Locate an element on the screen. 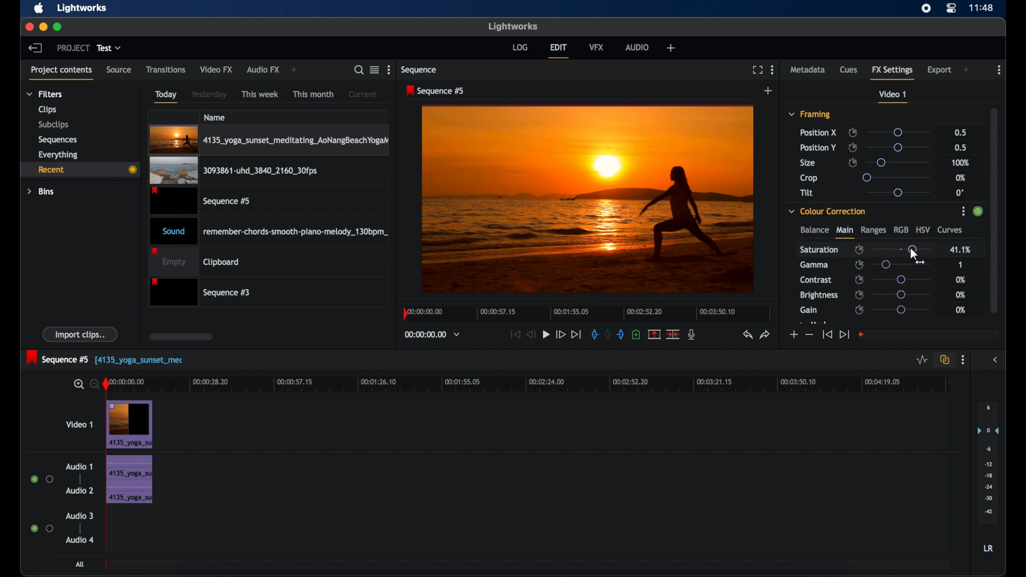 Image resolution: width=1026 pixels, height=577 pixels. adduce at the current position is located at coordinates (636, 334).